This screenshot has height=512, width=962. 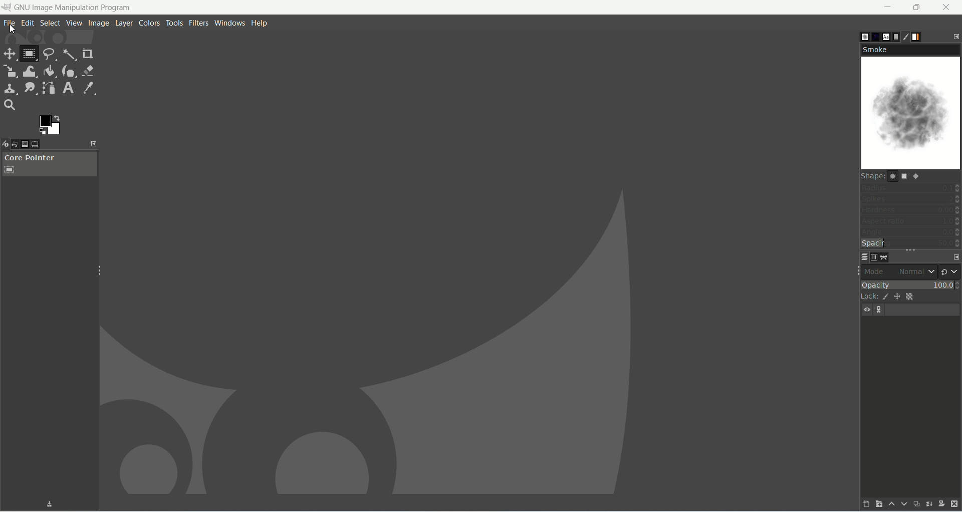 I want to click on document history, so click(x=895, y=37).